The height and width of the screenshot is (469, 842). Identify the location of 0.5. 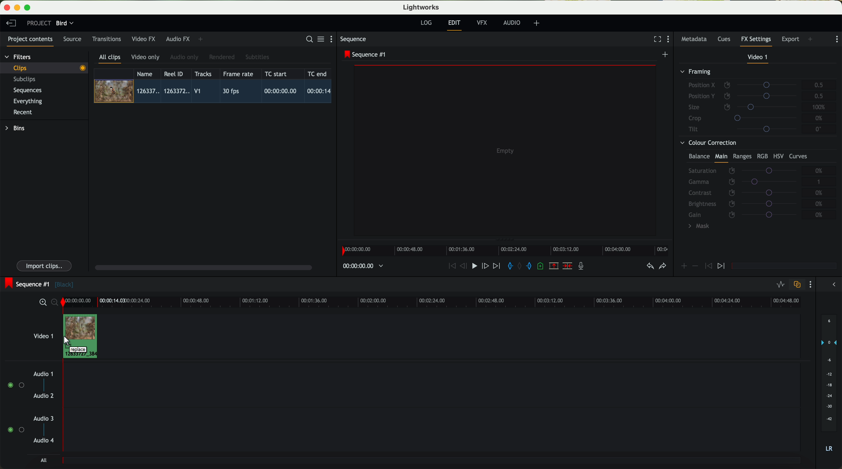
(819, 85).